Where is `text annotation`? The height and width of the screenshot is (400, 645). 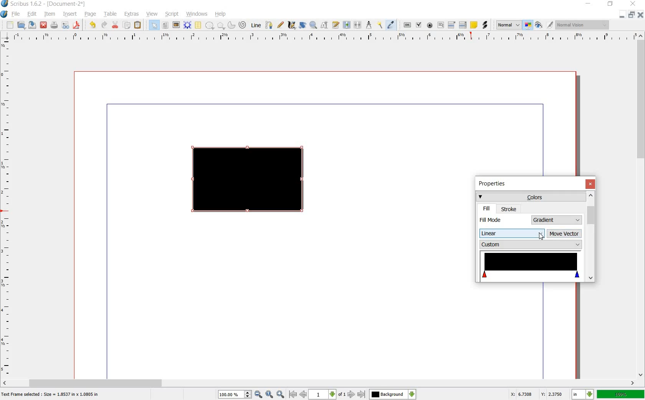
text annotation is located at coordinates (474, 25).